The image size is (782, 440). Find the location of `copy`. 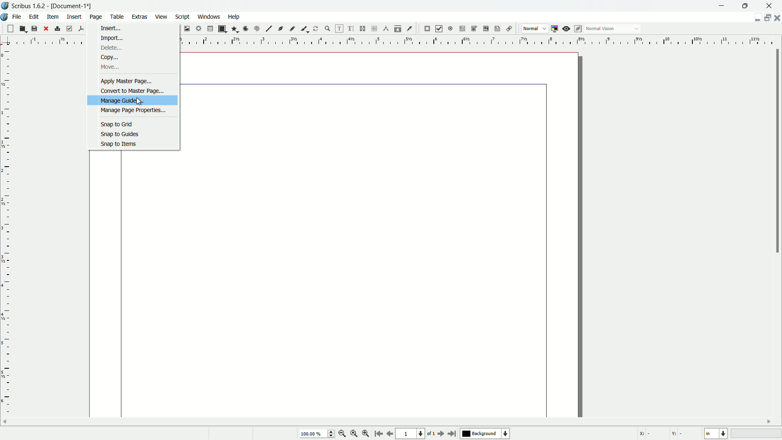

copy is located at coordinates (108, 57).